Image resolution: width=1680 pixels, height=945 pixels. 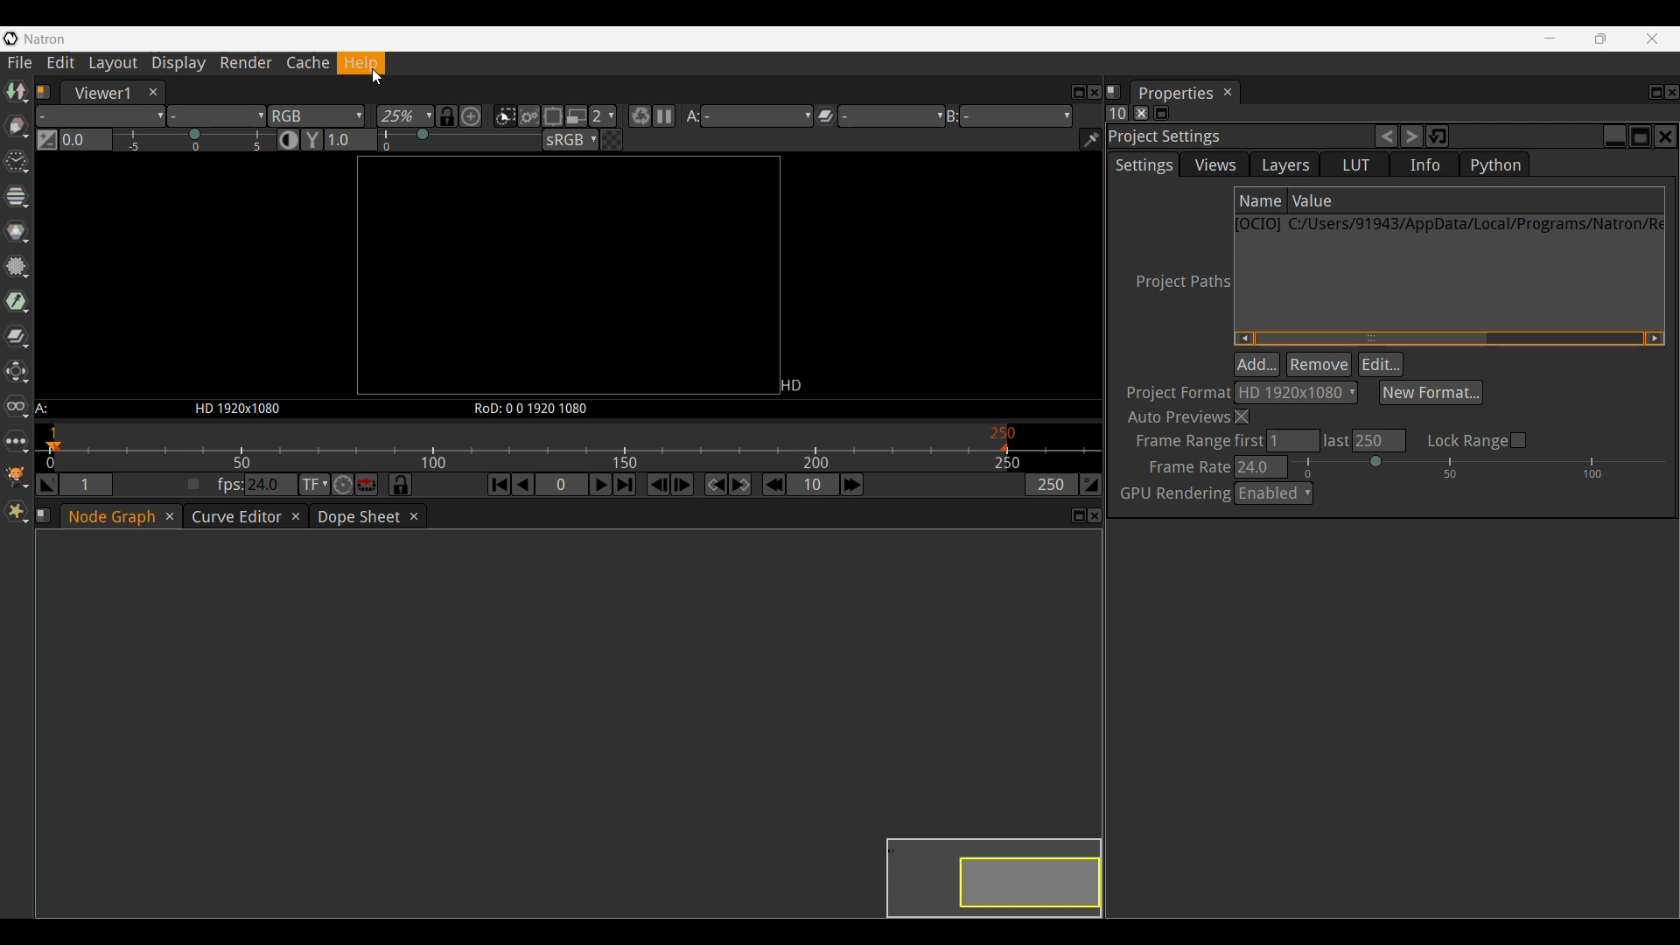 I want to click on 1, so click(x=86, y=484).